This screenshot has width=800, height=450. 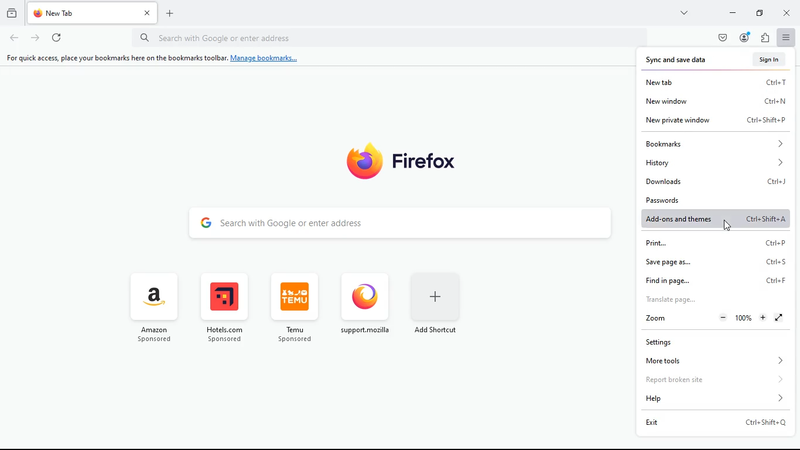 I want to click on archive, so click(x=11, y=15).